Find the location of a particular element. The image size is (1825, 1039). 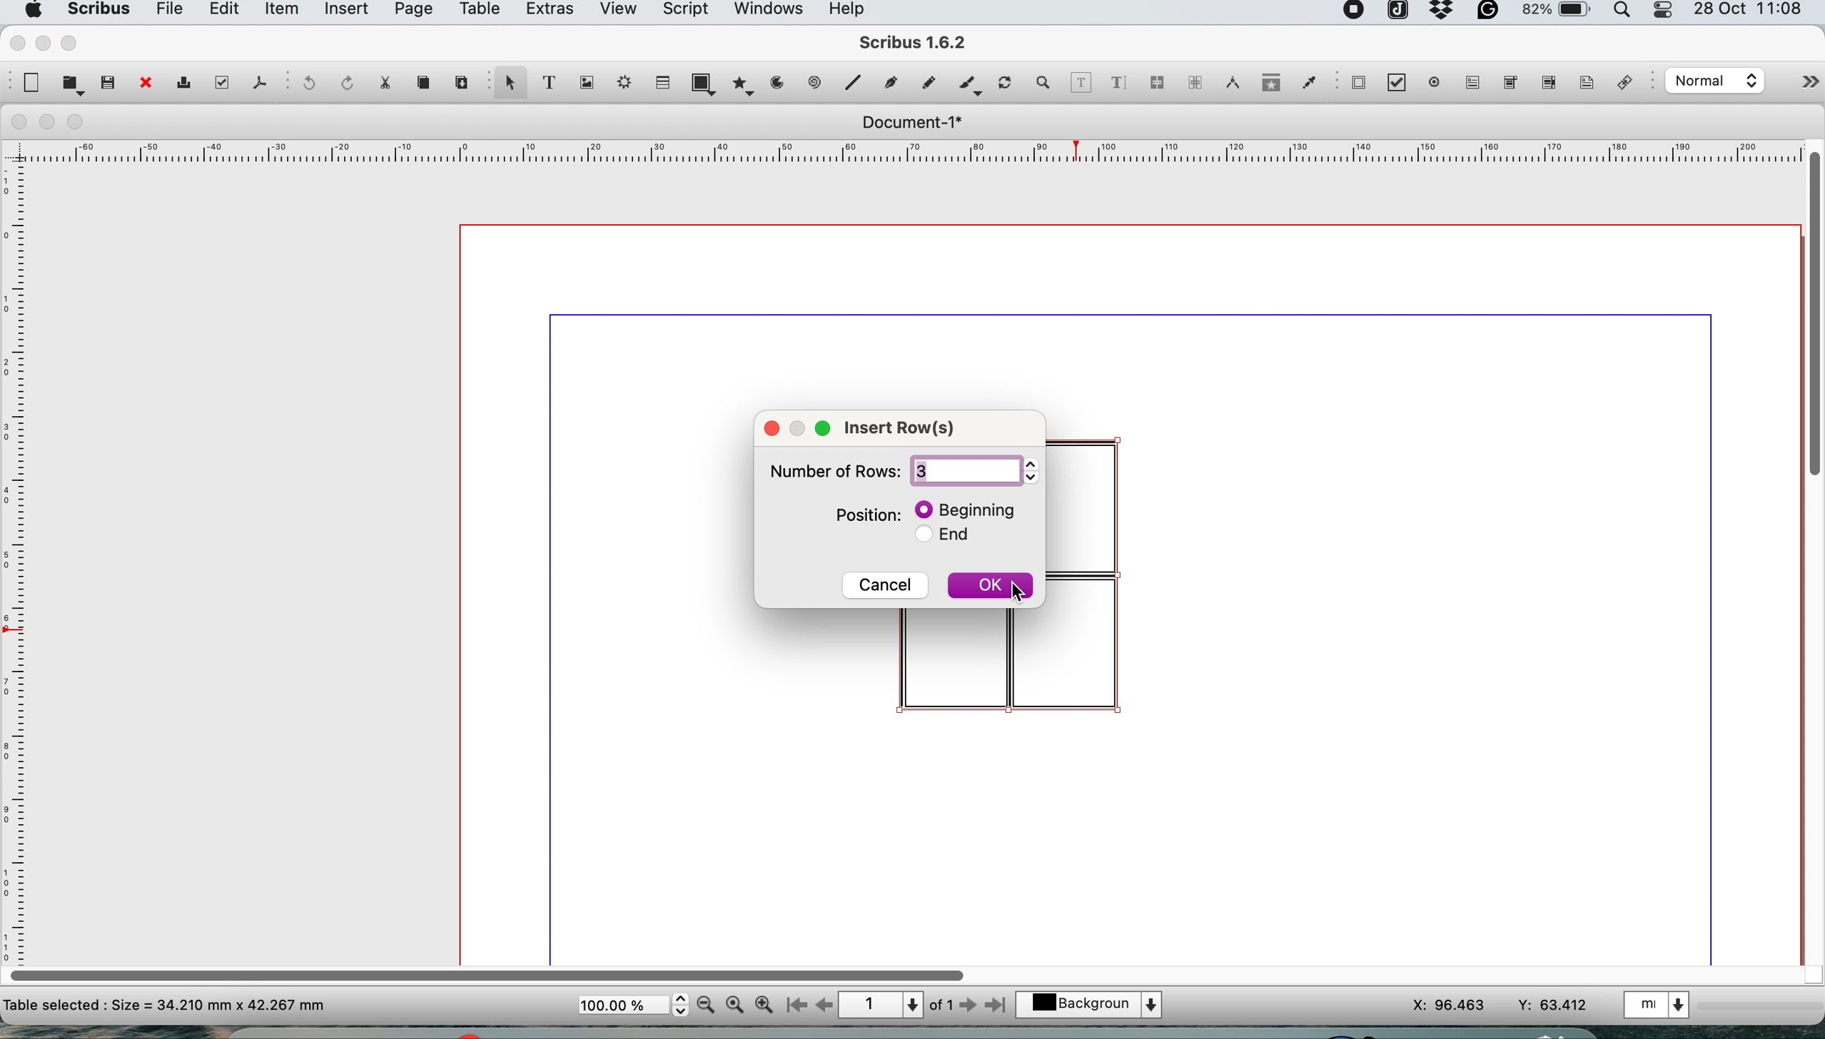

preflight verifier is located at coordinates (218, 82).